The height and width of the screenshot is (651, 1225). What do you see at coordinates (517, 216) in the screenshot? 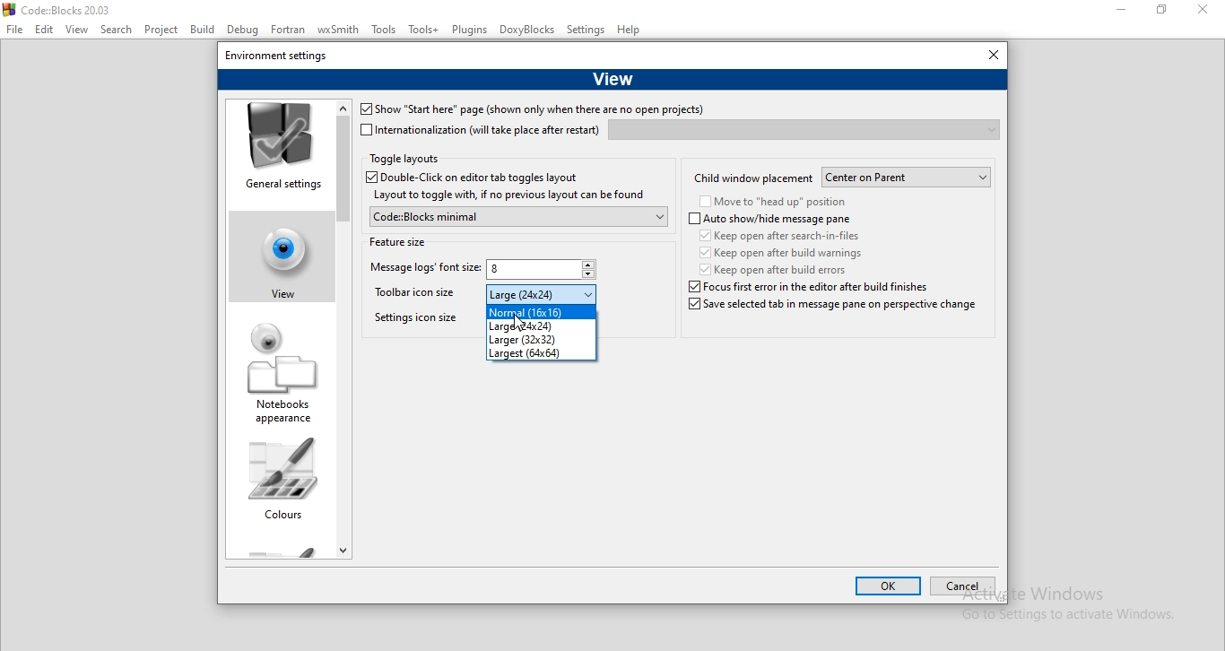
I see `Code:Blocks minimal` at bounding box center [517, 216].